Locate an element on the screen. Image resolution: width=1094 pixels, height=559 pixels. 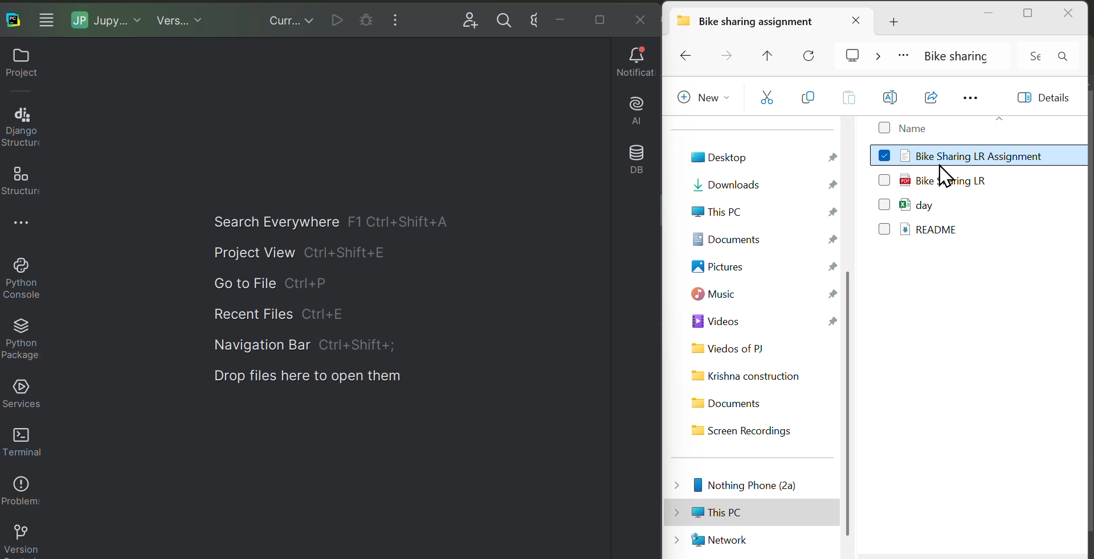
cursor is located at coordinates (943, 169).